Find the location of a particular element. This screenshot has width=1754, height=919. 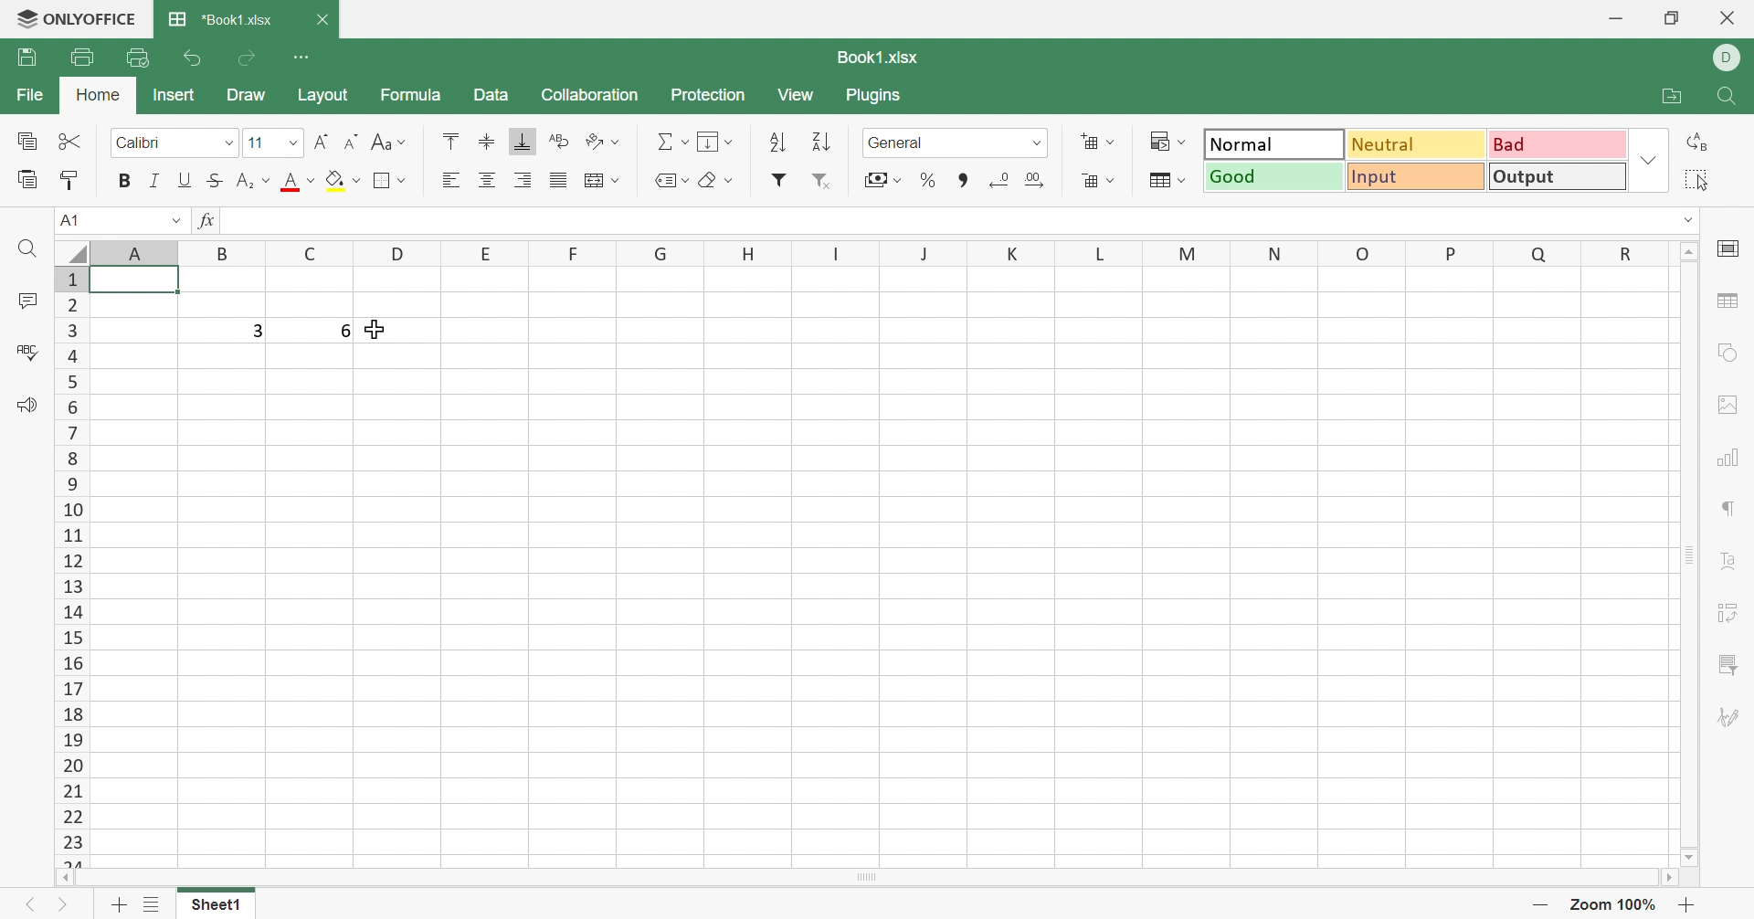

DELL is located at coordinates (1729, 56).